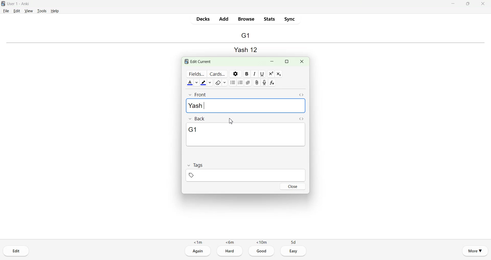 The height and width of the screenshot is (260, 491). What do you see at coordinates (6, 10) in the screenshot?
I see `File` at bounding box center [6, 10].